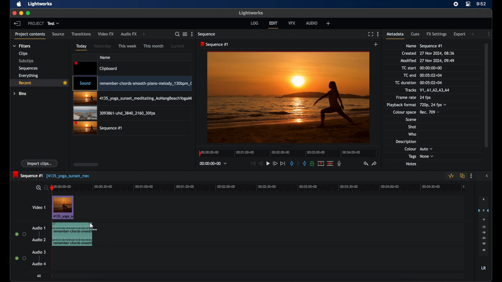  I want to click on screen recorder icon, so click(456, 4).